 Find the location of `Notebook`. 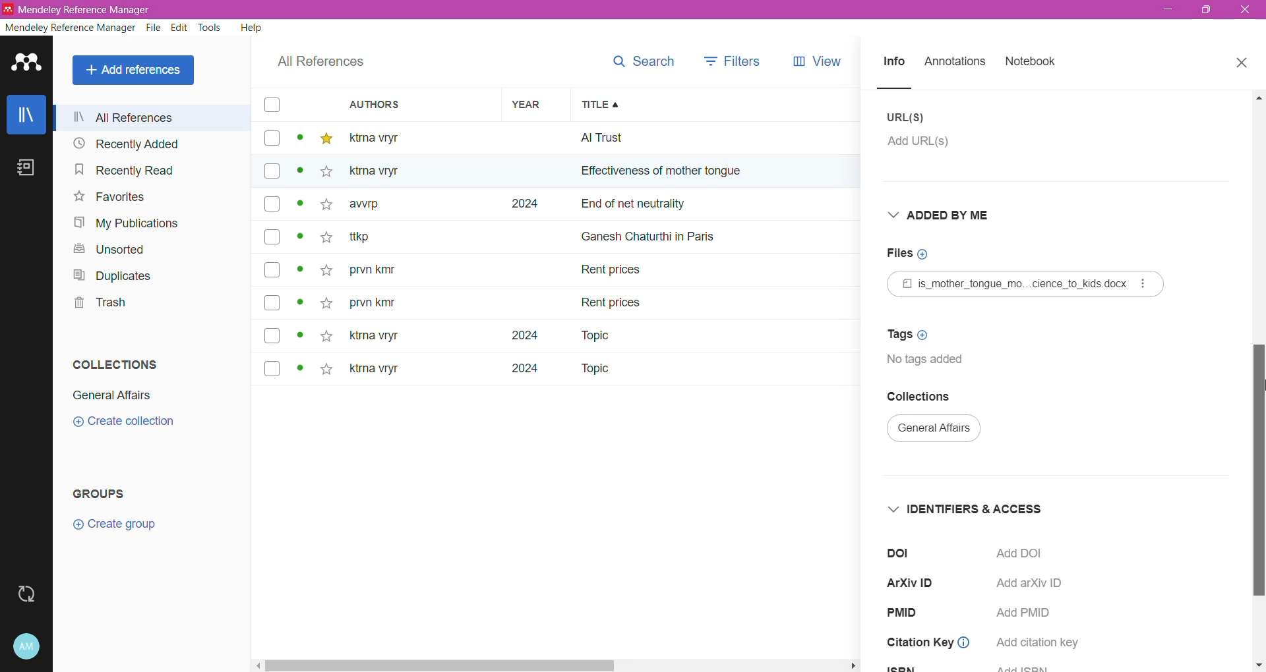

Notebook is located at coordinates (1031, 62).